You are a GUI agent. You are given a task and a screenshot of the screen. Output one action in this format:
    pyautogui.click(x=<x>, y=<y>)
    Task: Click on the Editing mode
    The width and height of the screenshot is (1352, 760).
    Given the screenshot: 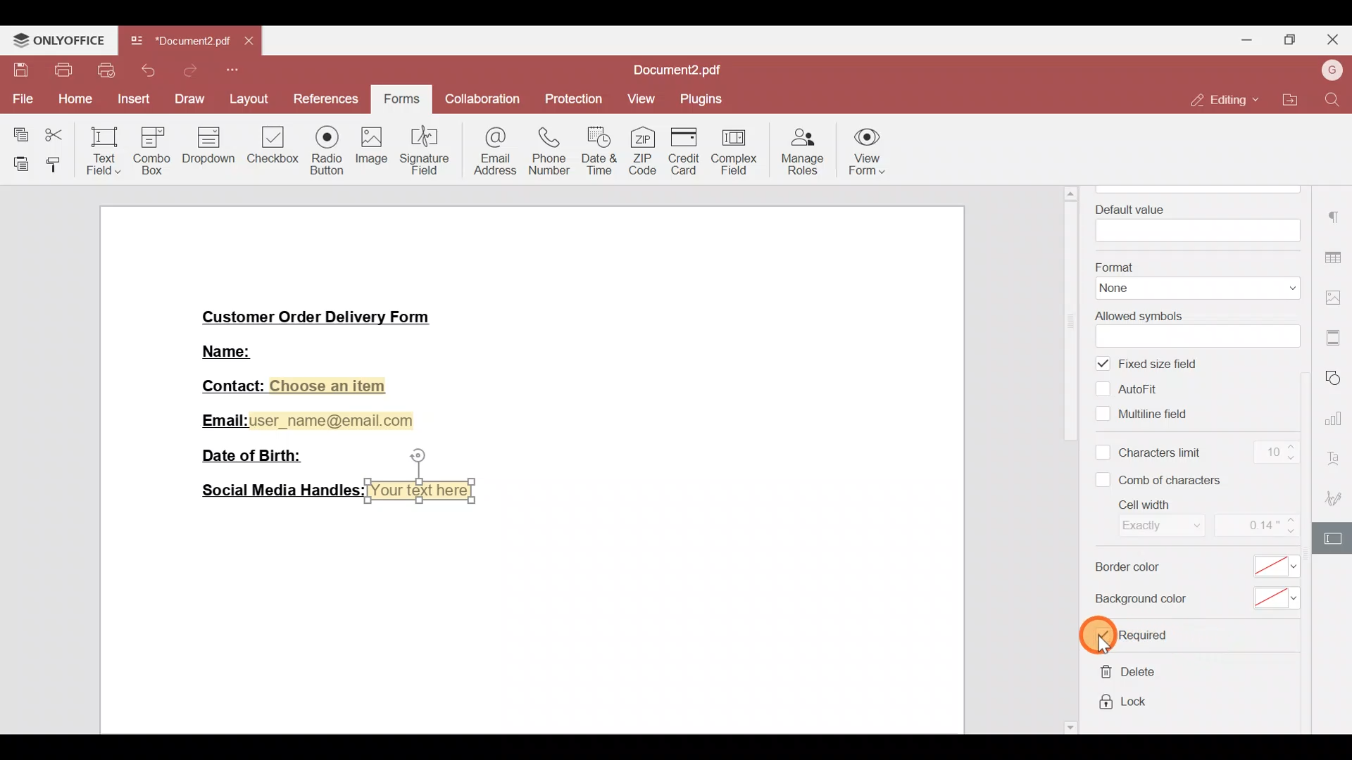 What is the action you would take?
    pyautogui.click(x=1222, y=101)
    